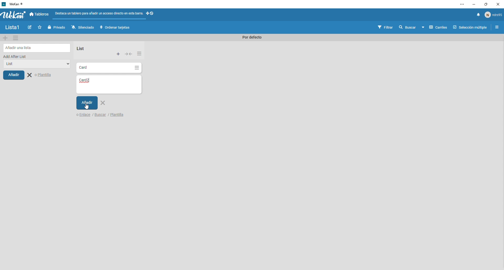 The width and height of the screenshot is (504, 270). What do you see at coordinates (463, 4) in the screenshot?
I see `more options` at bounding box center [463, 4].